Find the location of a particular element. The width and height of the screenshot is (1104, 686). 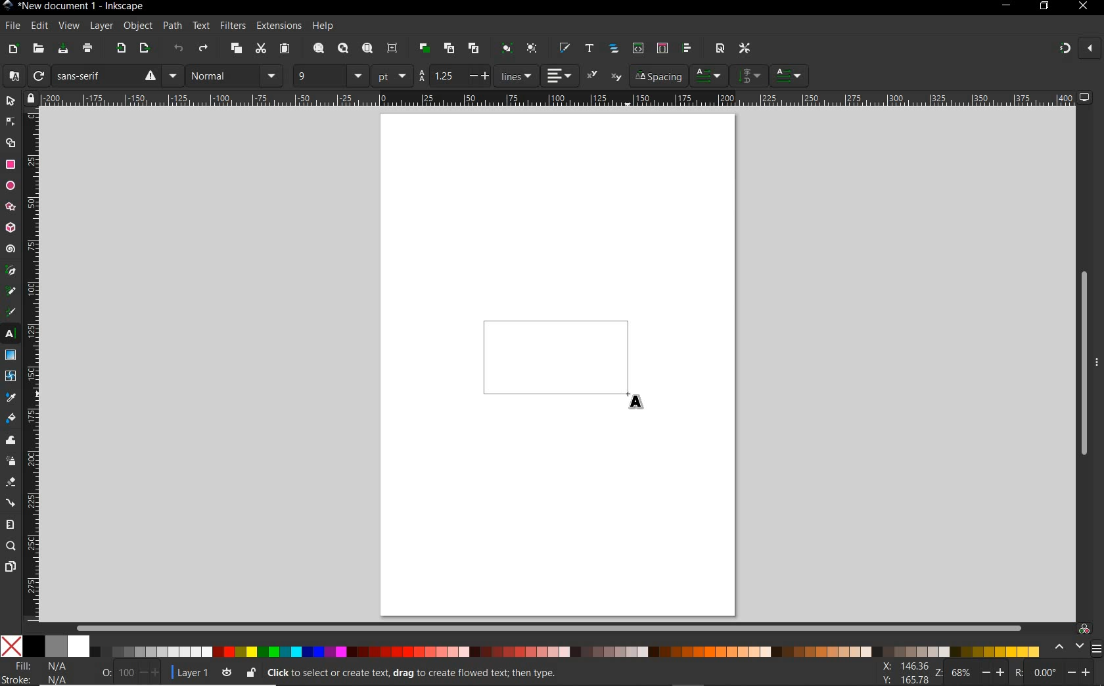

connector tool is located at coordinates (12, 504).